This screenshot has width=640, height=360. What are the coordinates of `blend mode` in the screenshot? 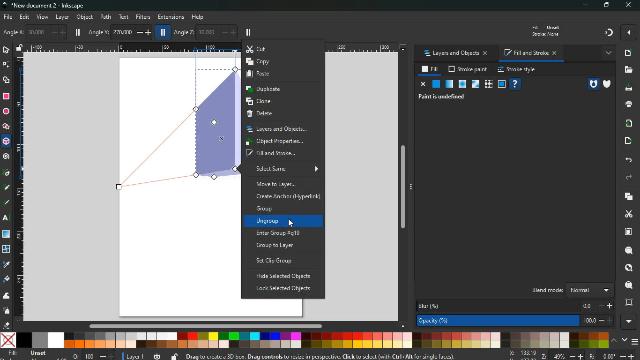 It's located at (567, 290).